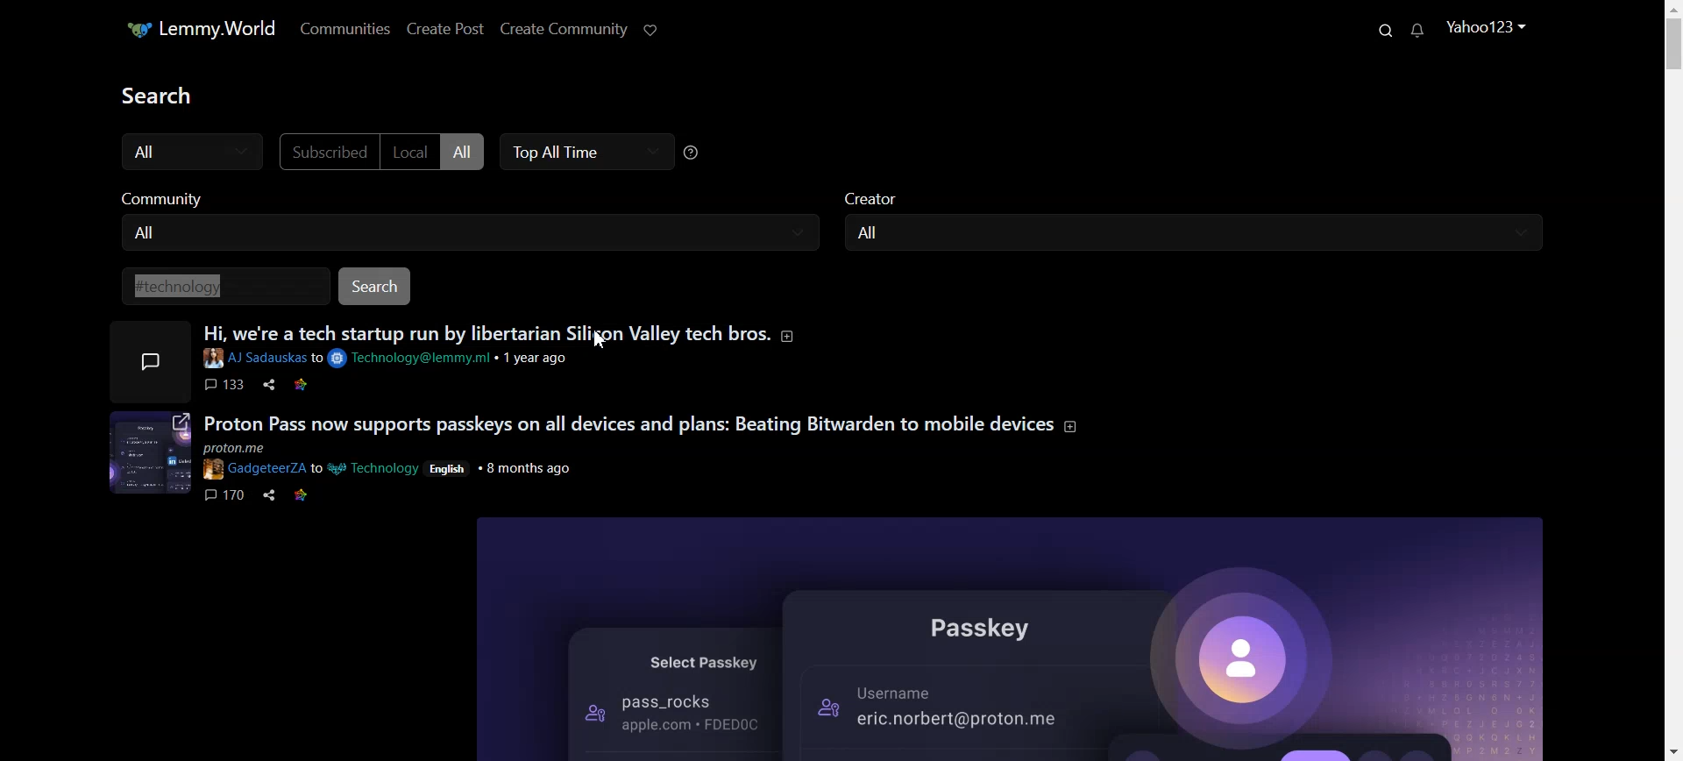  What do you see at coordinates (271, 386) in the screenshot?
I see `share` at bounding box center [271, 386].